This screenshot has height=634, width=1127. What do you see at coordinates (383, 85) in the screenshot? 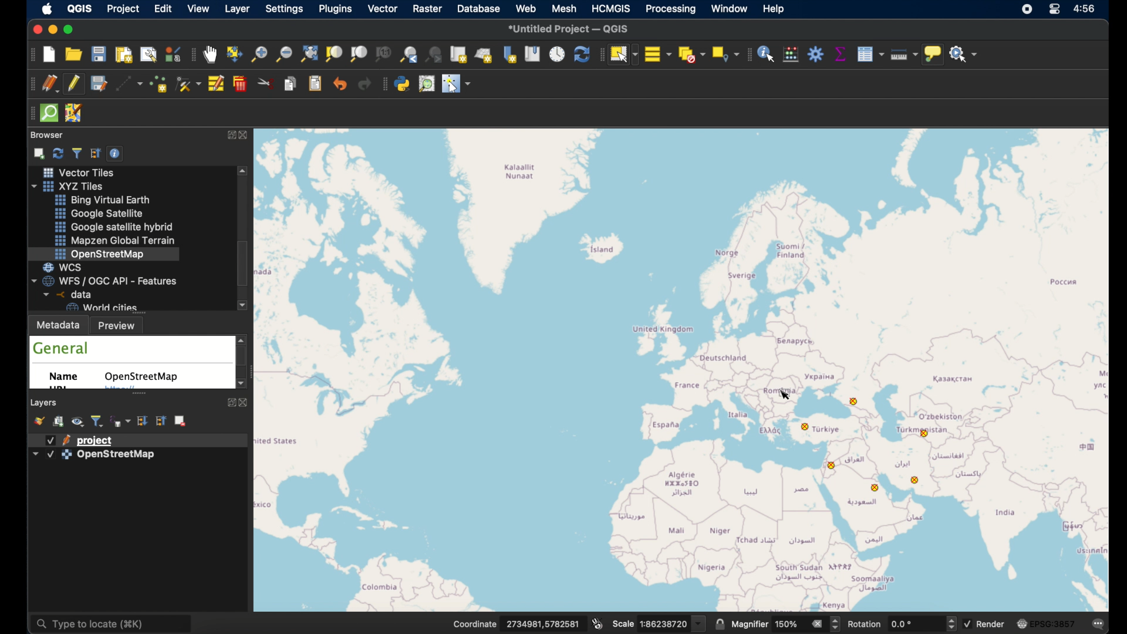
I see `plugins toolbar` at bounding box center [383, 85].